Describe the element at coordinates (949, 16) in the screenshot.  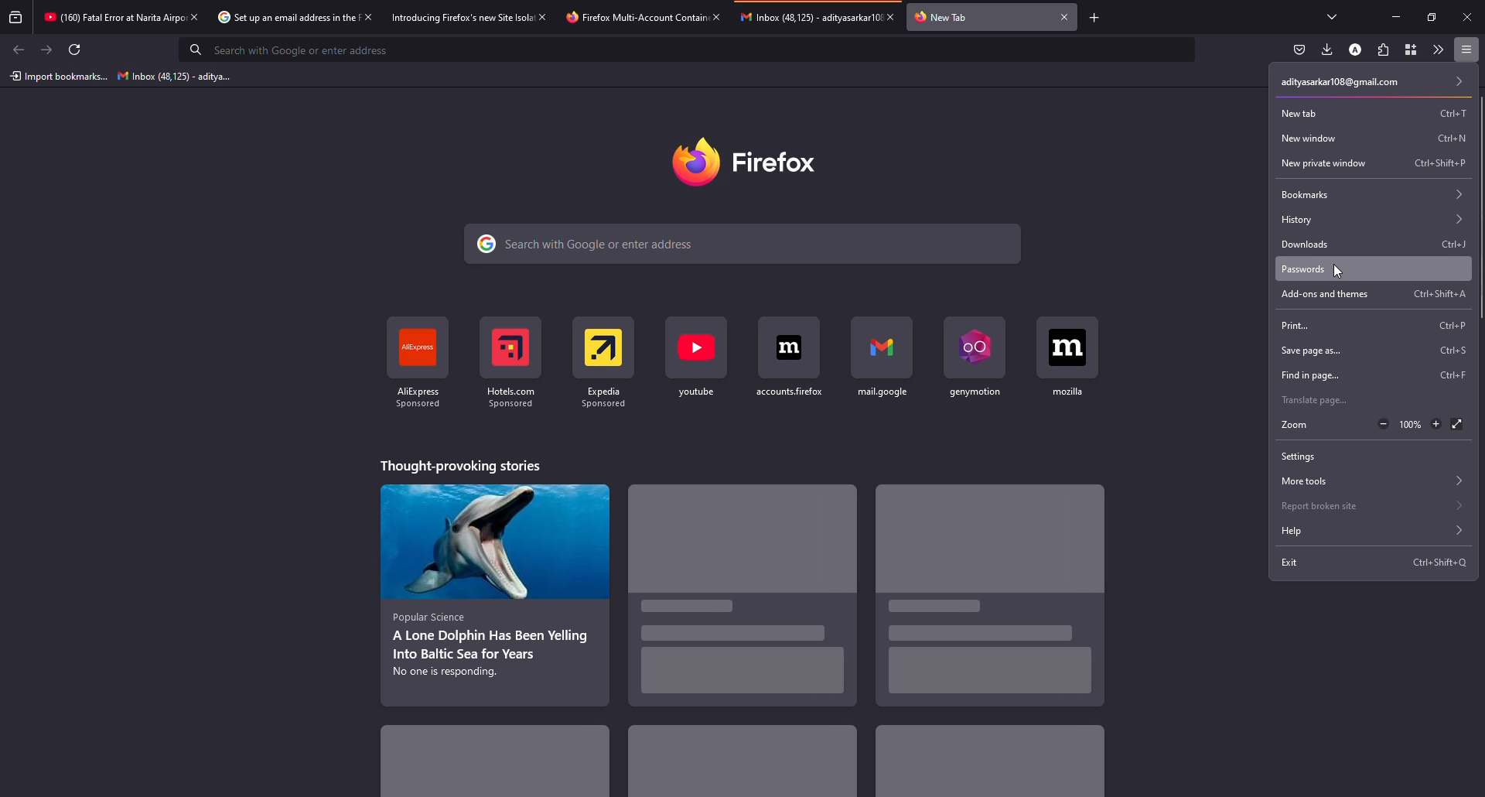
I see `tab` at that location.